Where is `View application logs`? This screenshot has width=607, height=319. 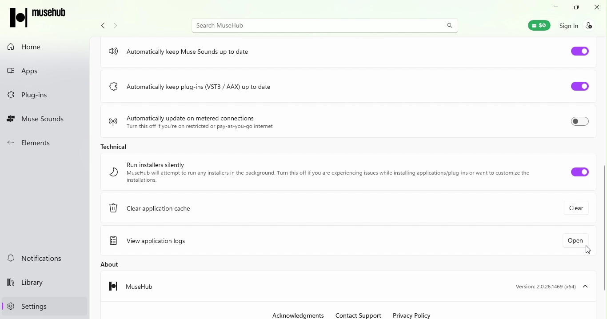
View application logs is located at coordinates (155, 242).